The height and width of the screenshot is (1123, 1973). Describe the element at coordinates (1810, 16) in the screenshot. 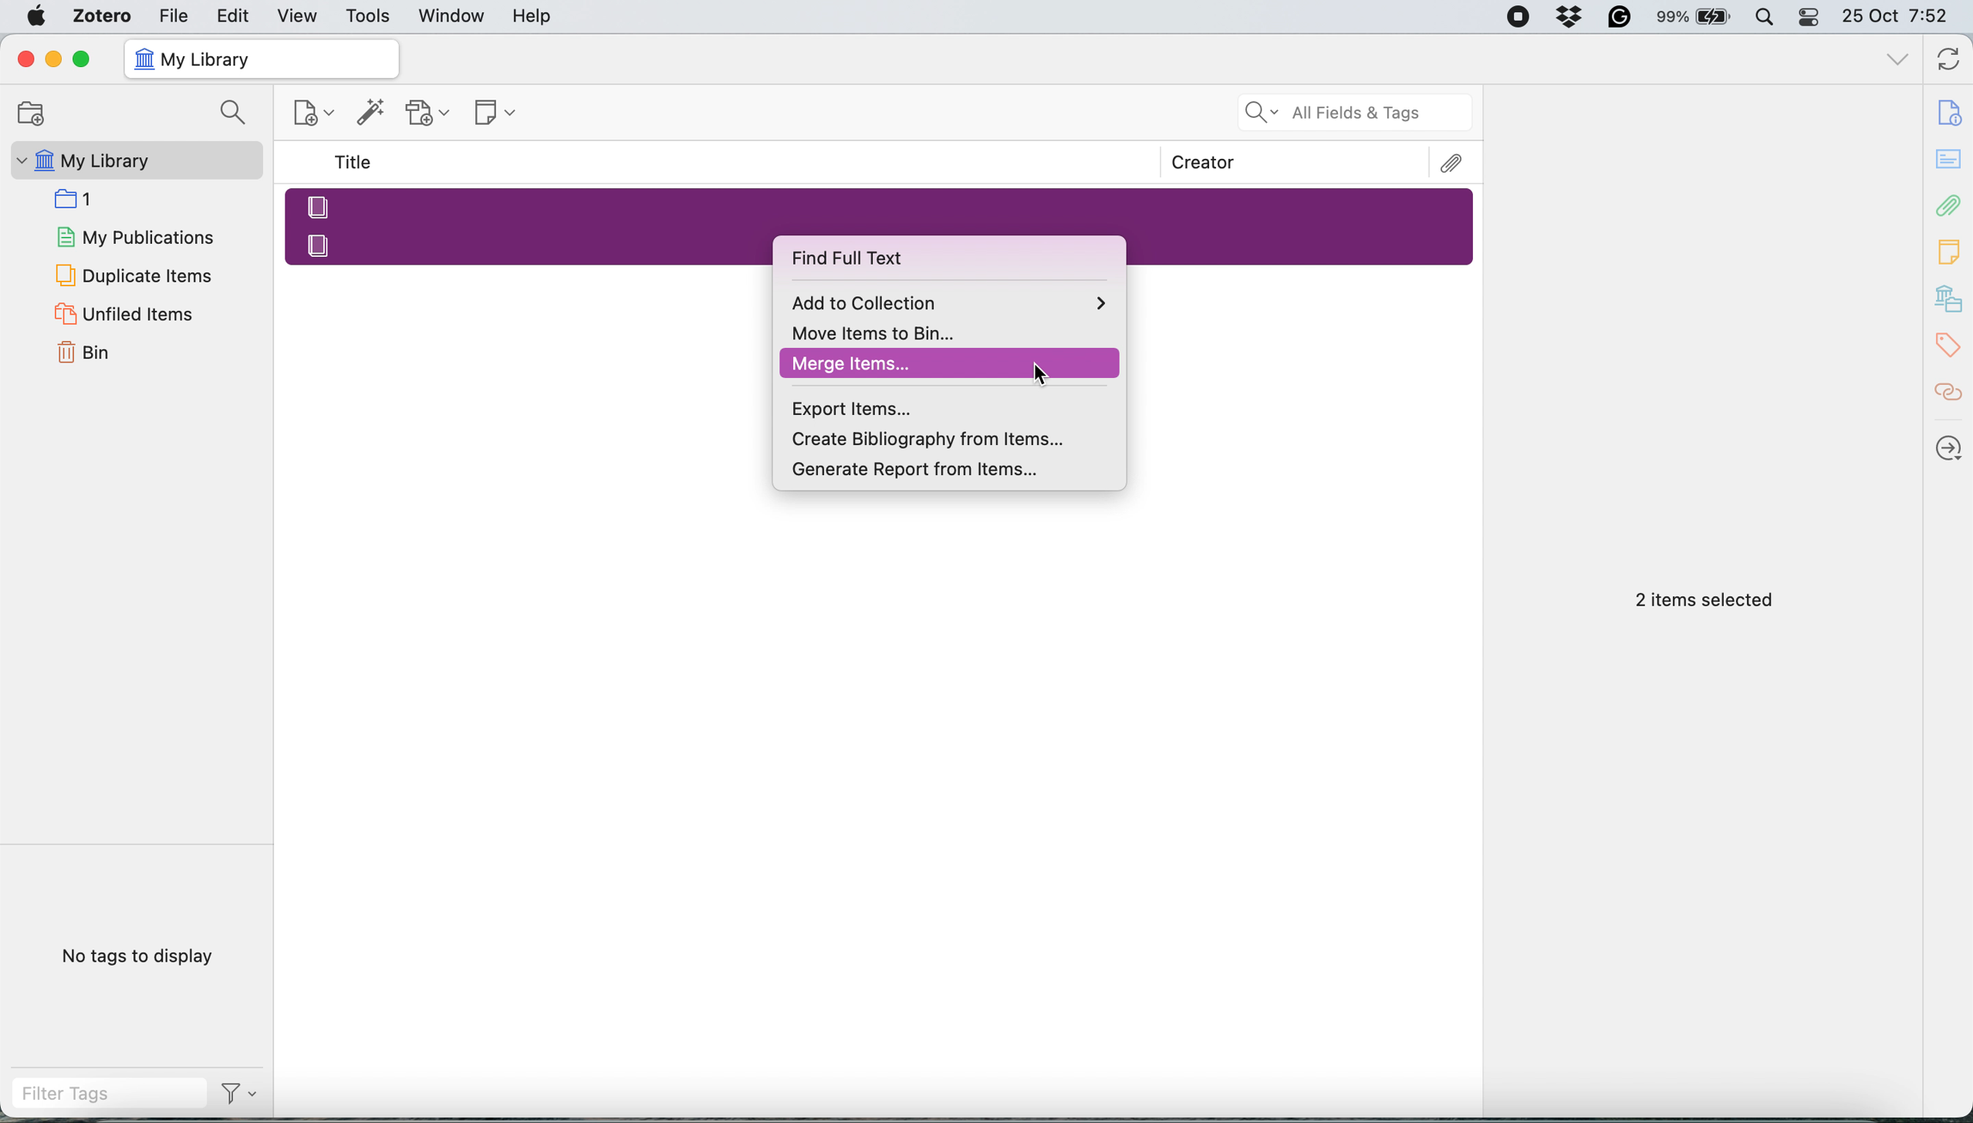

I see `Control Centre` at that location.